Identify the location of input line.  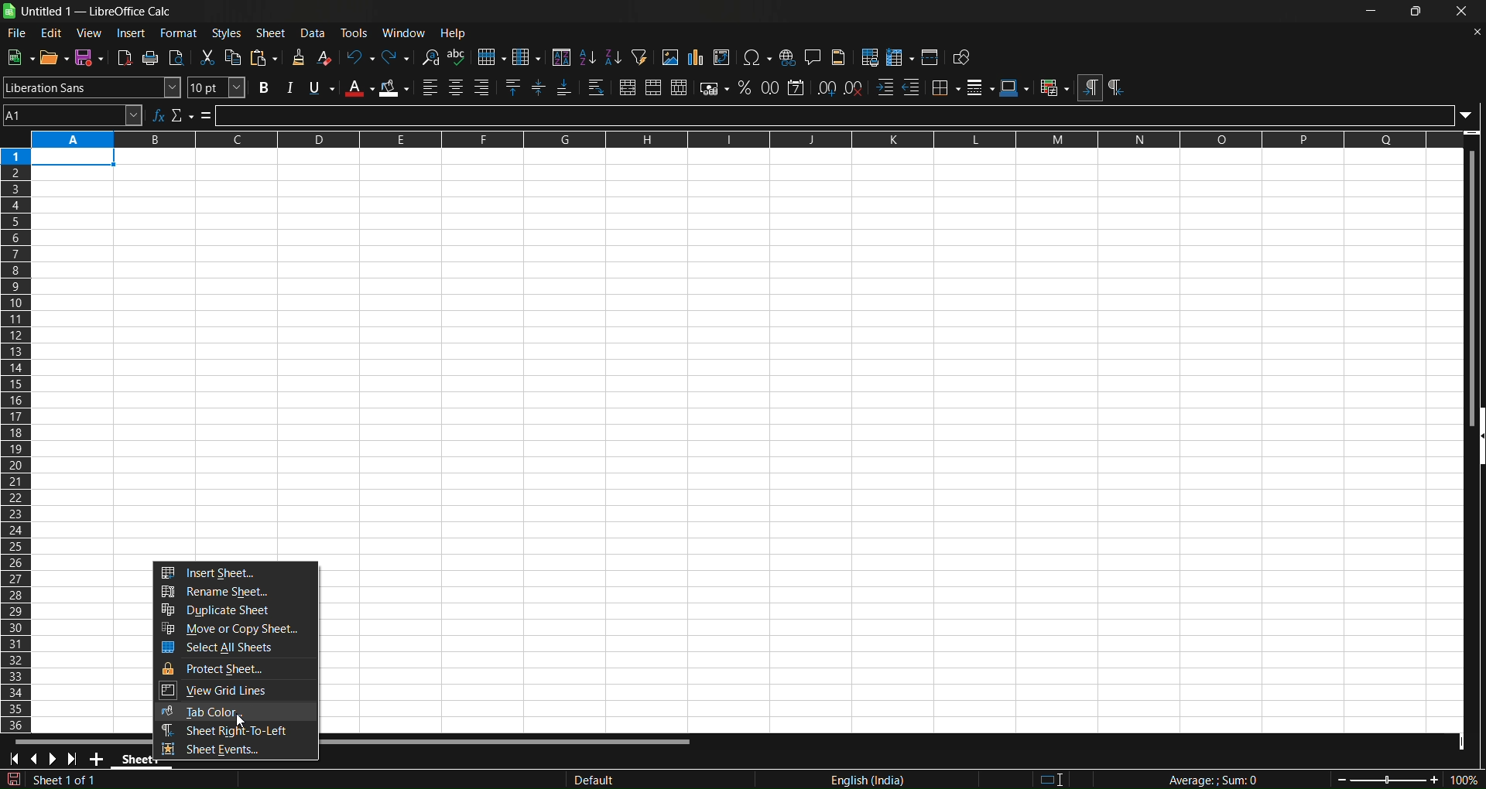
(847, 114).